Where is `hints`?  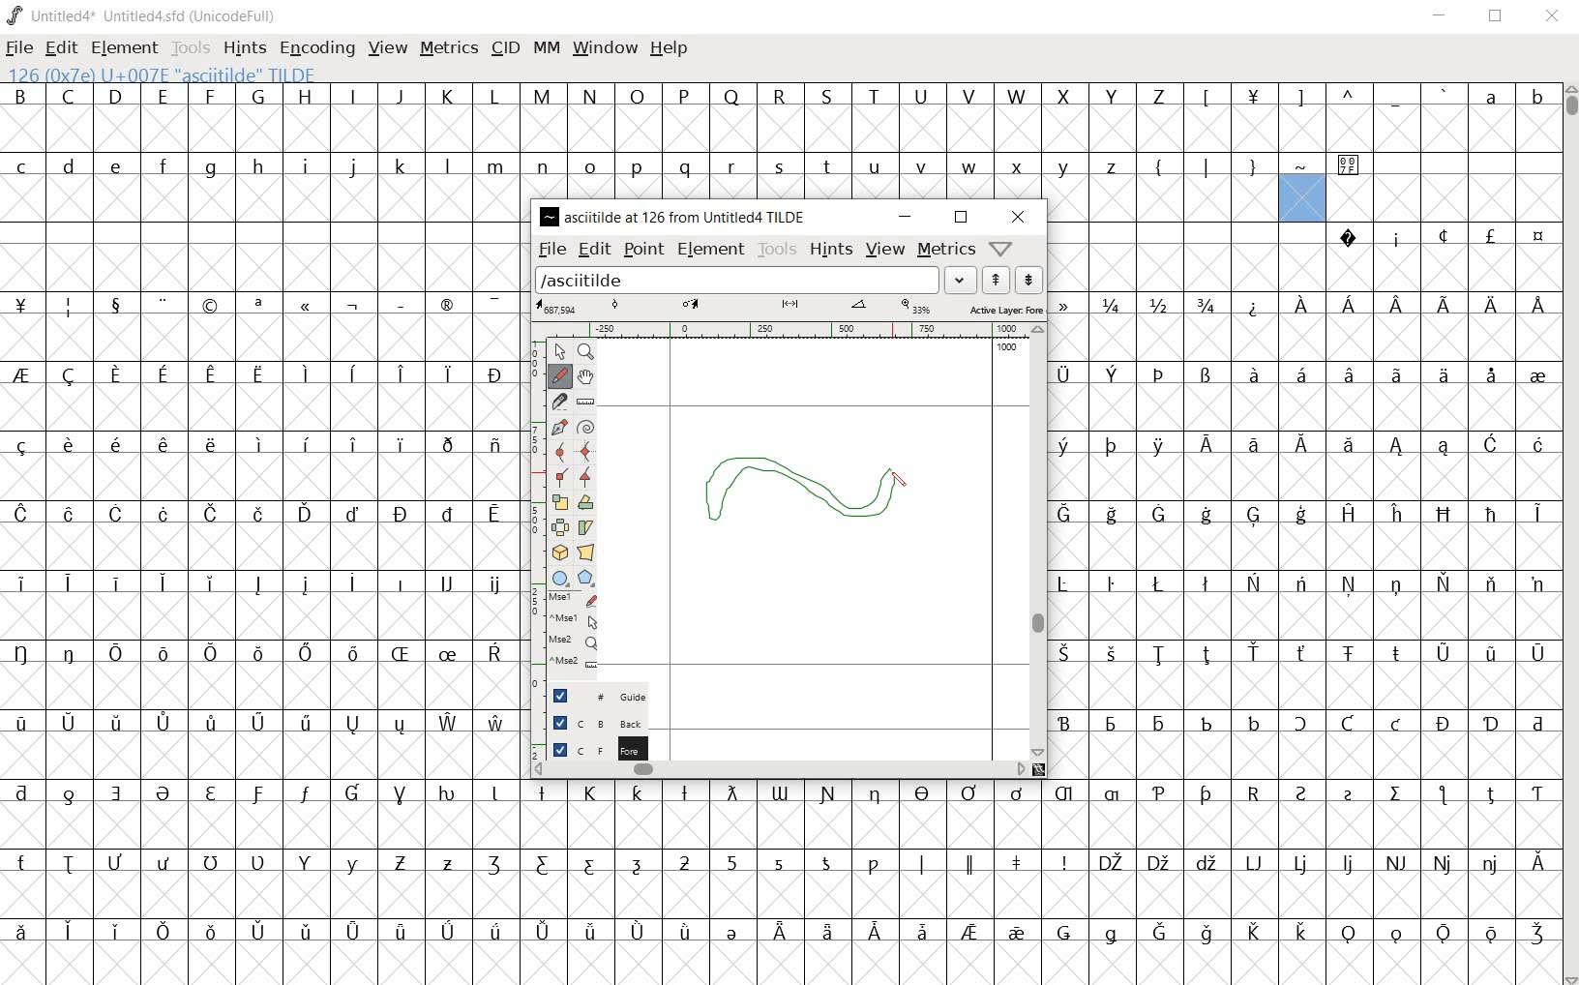
hints is located at coordinates (828, 252).